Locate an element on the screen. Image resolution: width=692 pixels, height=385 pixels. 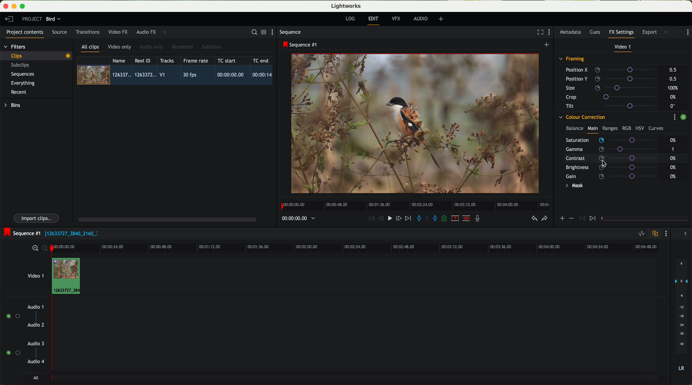
enable audio is located at coordinates (13, 353).